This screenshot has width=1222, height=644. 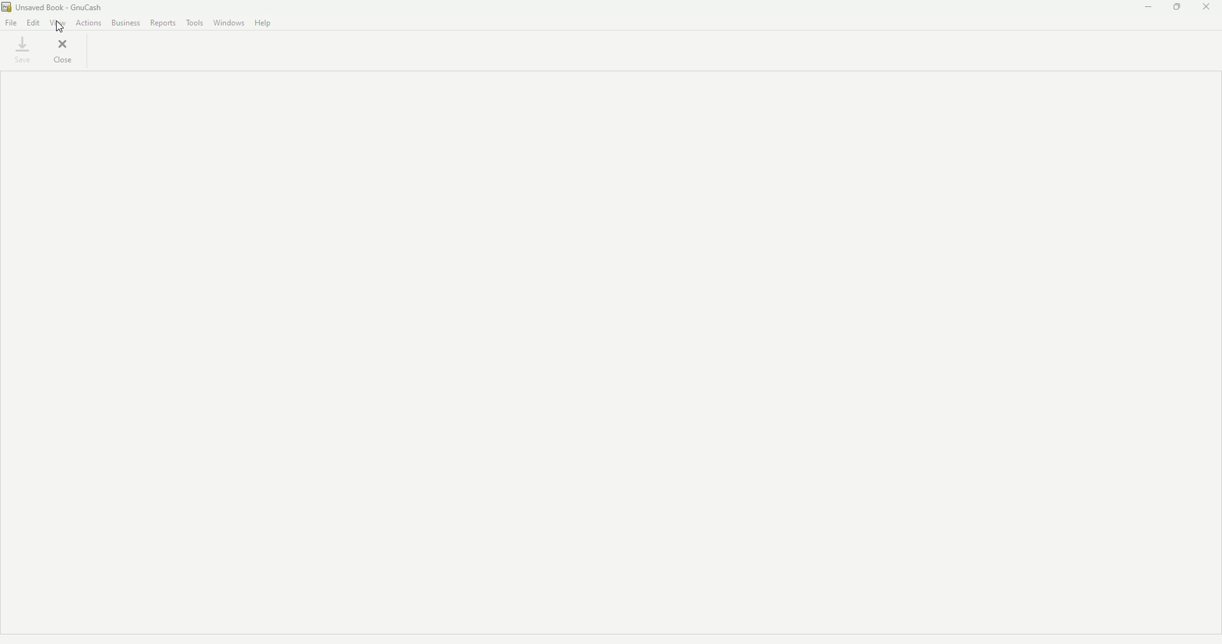 What do you see at coordinates (124, 23) in the screenshot?
I see `Business` at bounding box center [124, 23].